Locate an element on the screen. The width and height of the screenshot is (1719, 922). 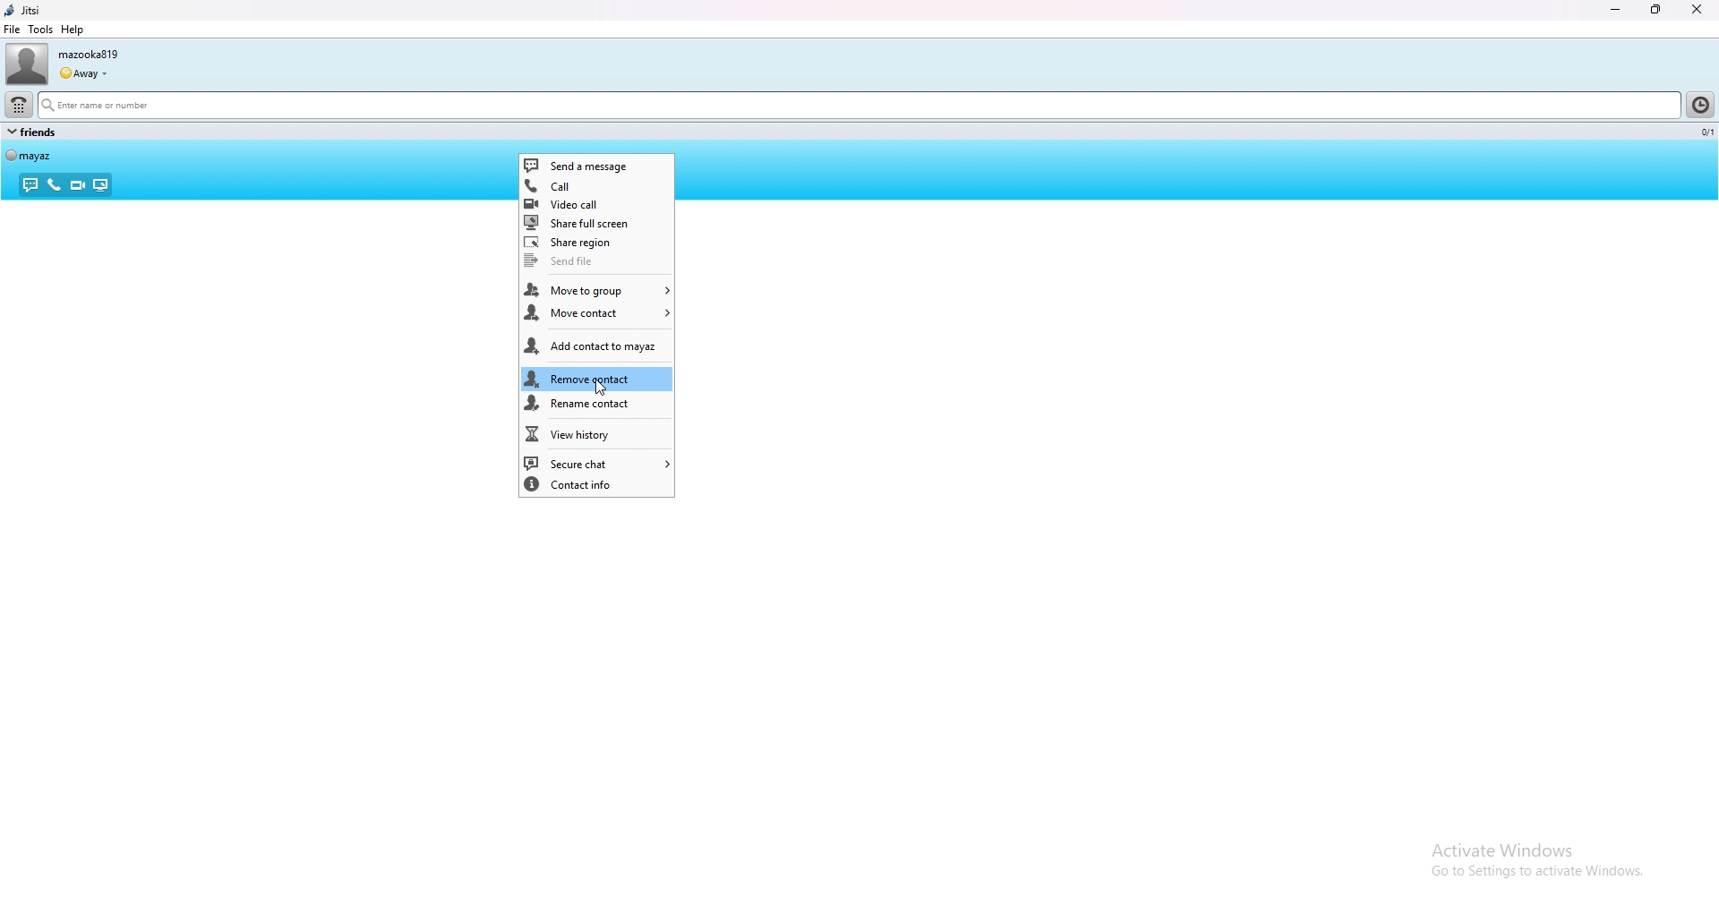
username is located at coordinates (88, 55).